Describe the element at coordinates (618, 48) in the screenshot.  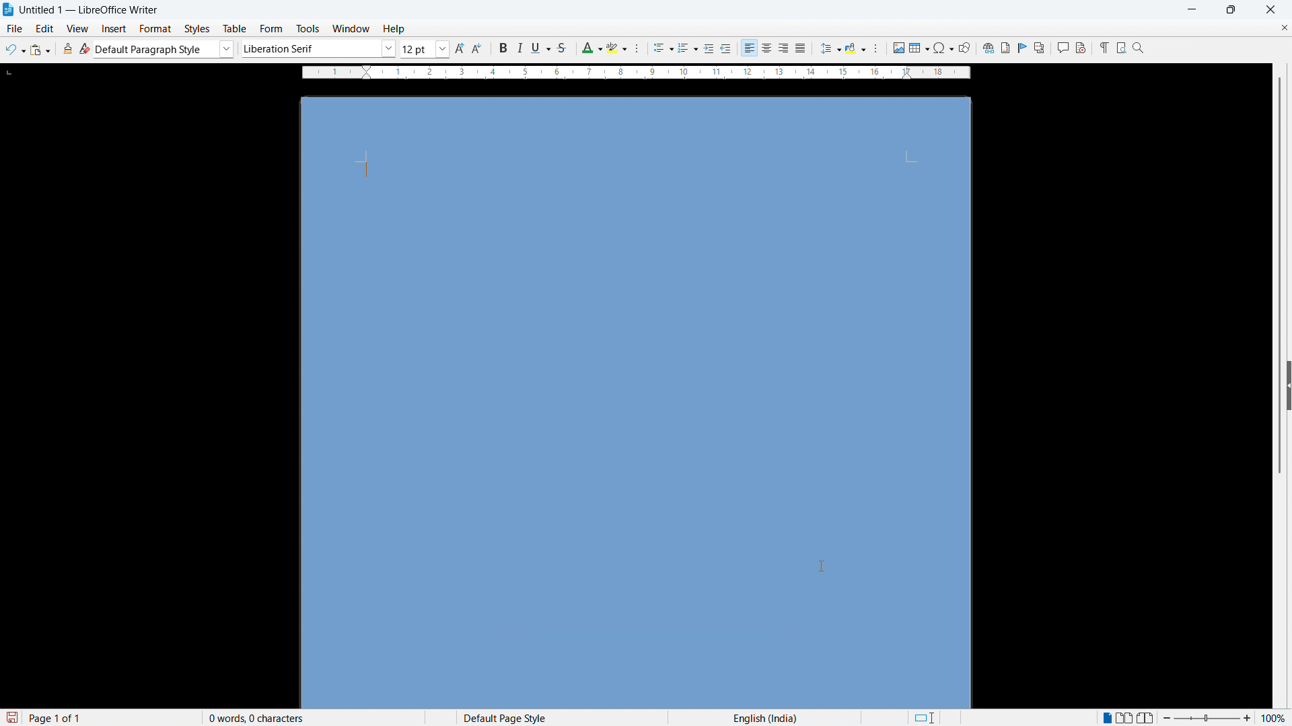
I see `Character highlighting colour ` at that location.